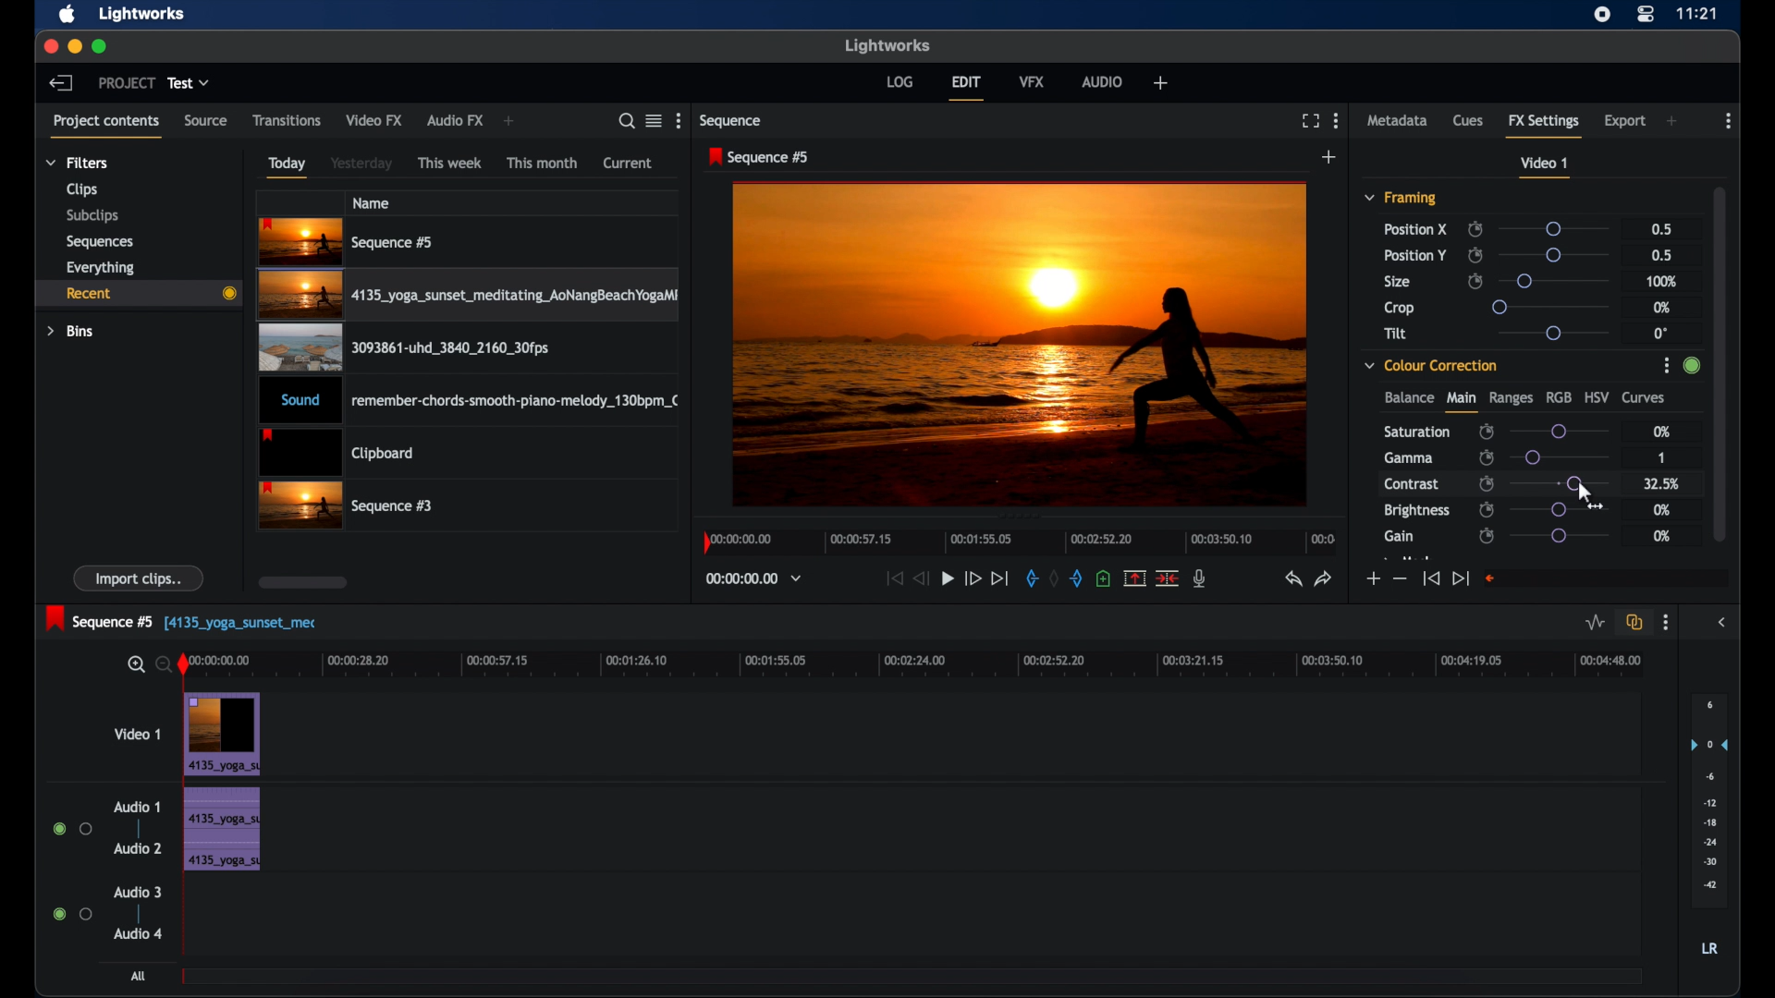 Image resolution: width=1775 pixels, height=998 pixels. Describe the element at coordinates (101, 46) in the screenshot. I see `maximize` at that location.